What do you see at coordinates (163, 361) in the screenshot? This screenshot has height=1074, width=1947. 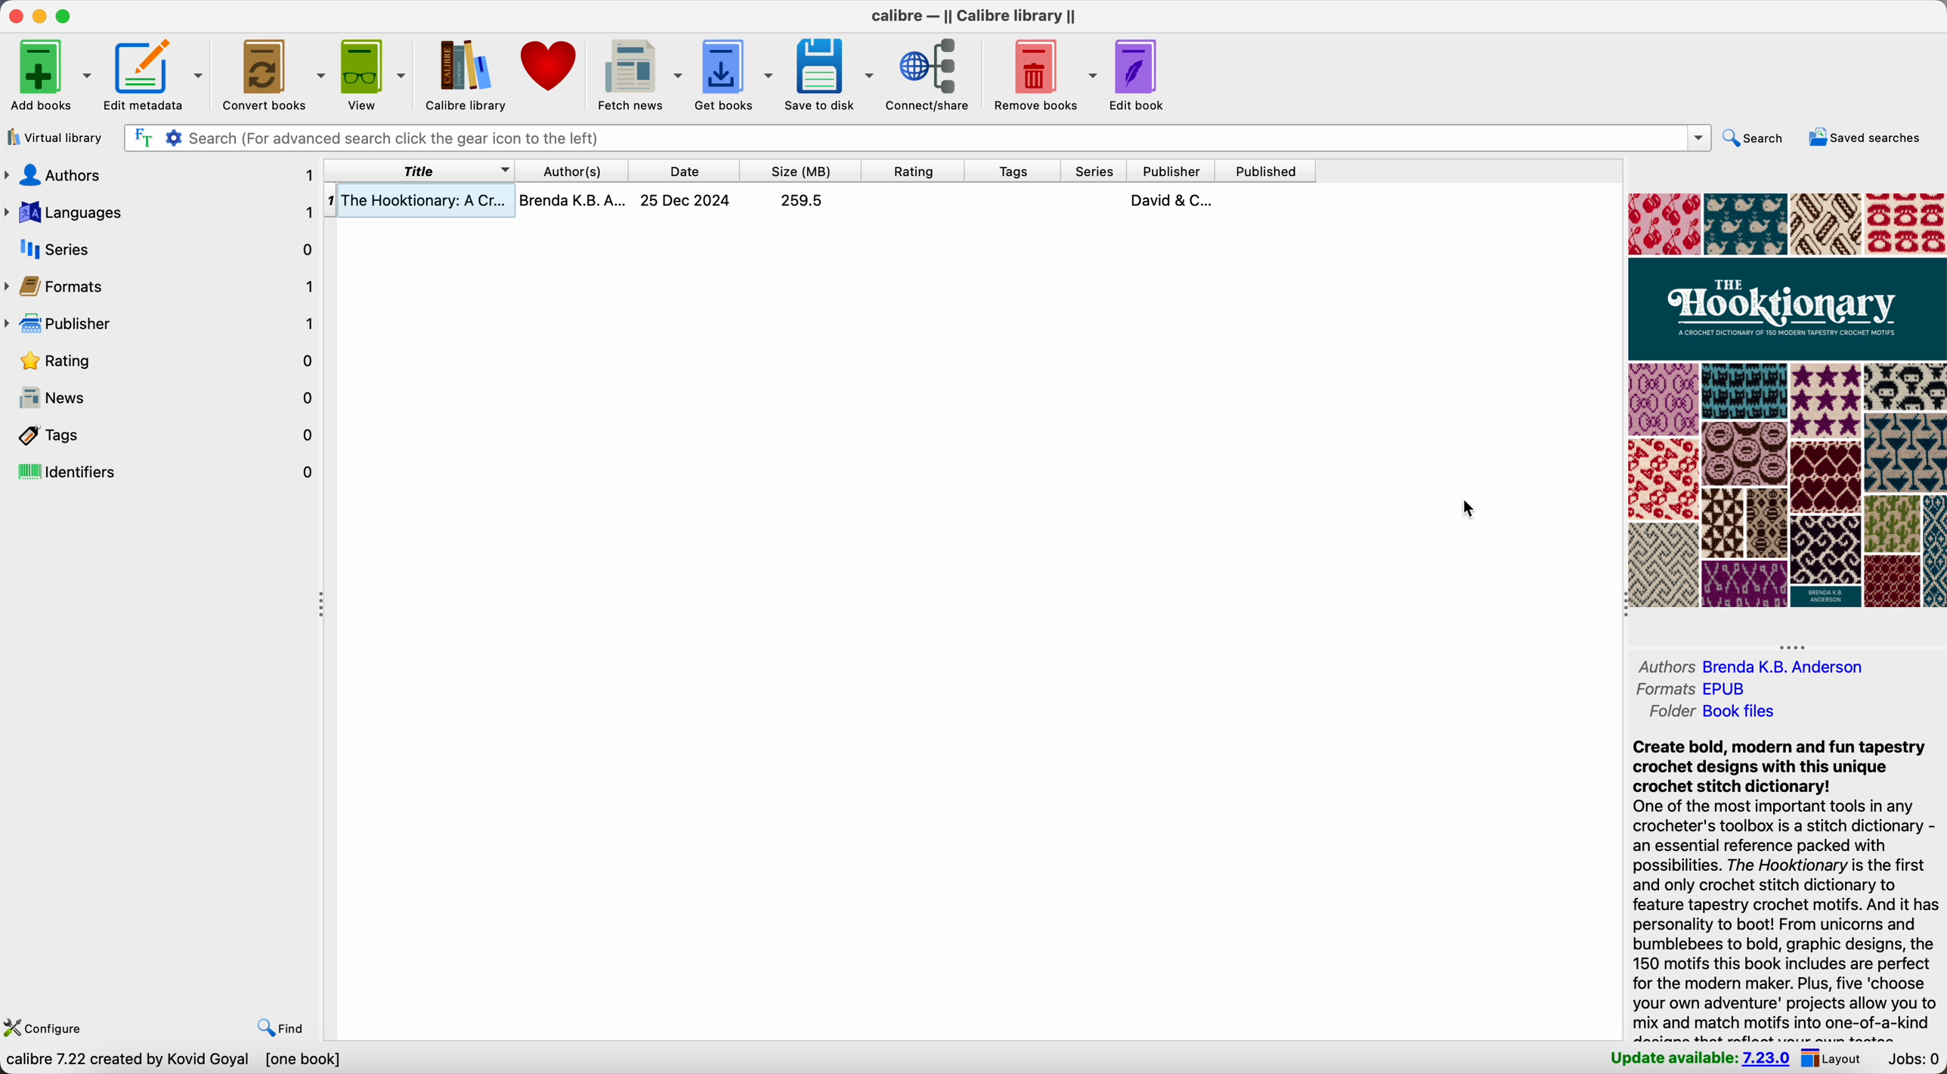 I see `rating` at bounding box center [163, 361].